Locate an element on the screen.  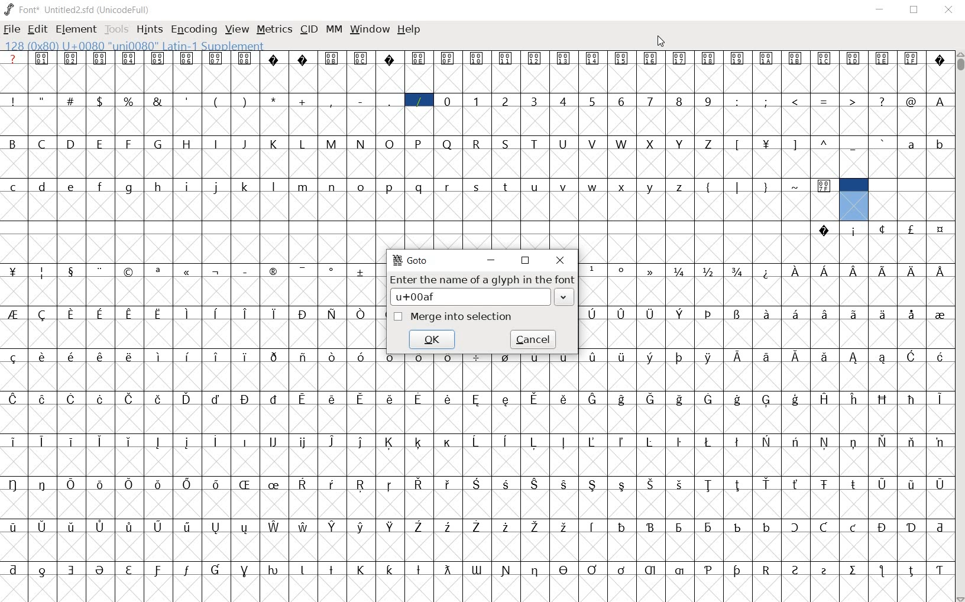
X is located at coordinates (652, 144).